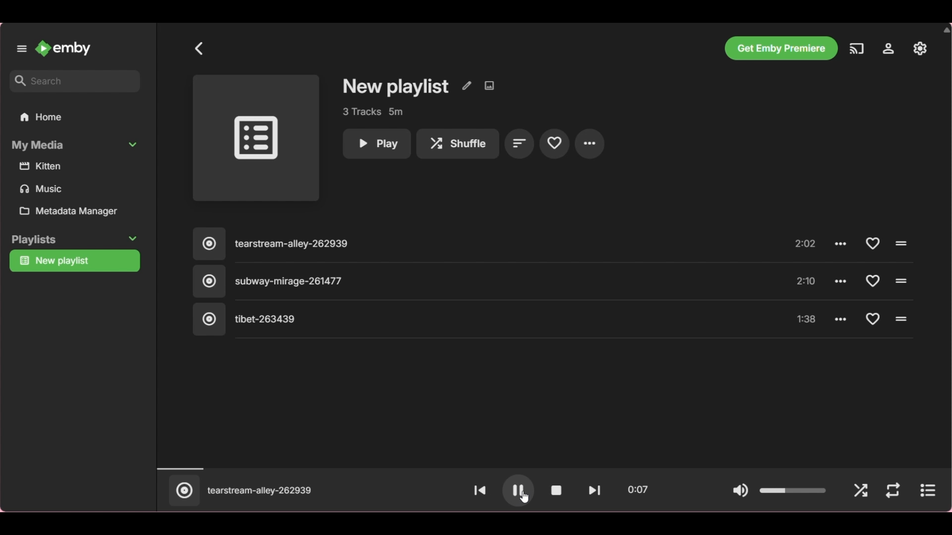 This screenshot has width=952, height=535. What do you see at coordinates (841, 318) in the screenshot?
I see `Click to see more options for  song` at bounding box center [841, 318].